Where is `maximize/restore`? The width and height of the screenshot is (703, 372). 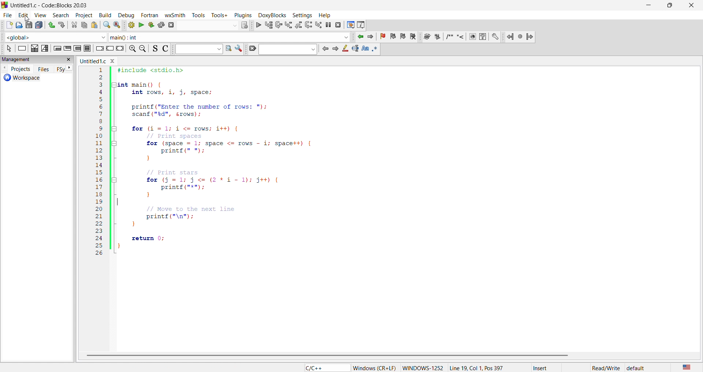 maximize/restore is located at coordinates (669, 5).